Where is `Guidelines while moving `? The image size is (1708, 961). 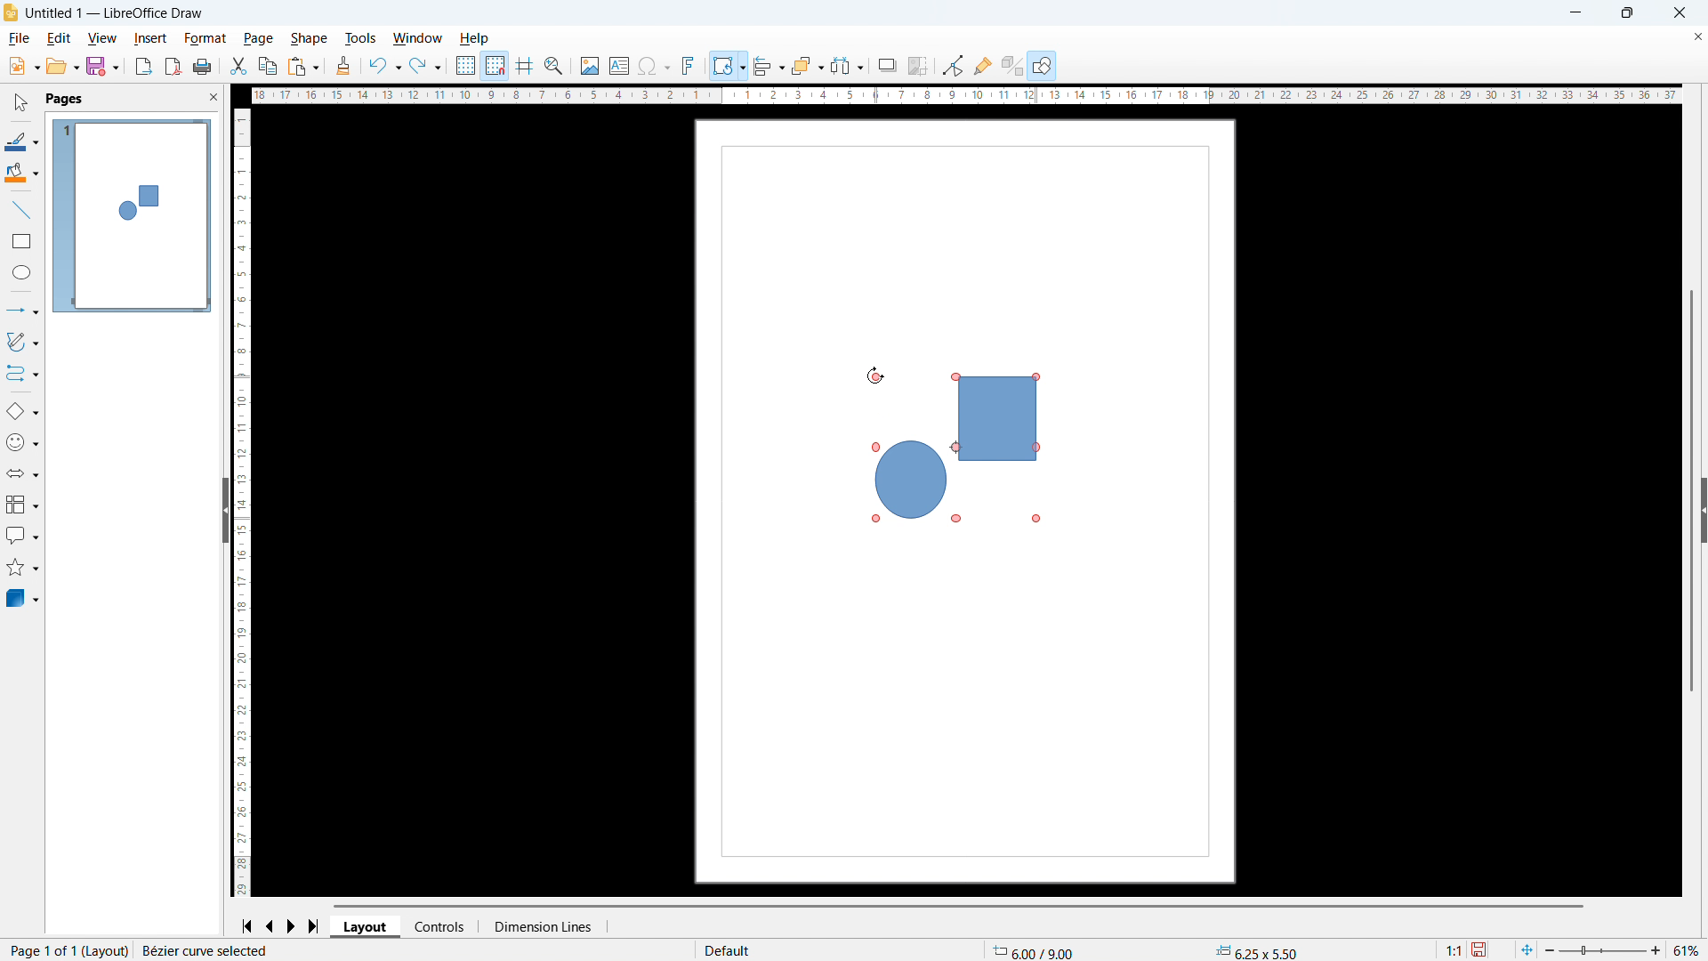
Guidelines while moving  is located at coordinates (526, 66).